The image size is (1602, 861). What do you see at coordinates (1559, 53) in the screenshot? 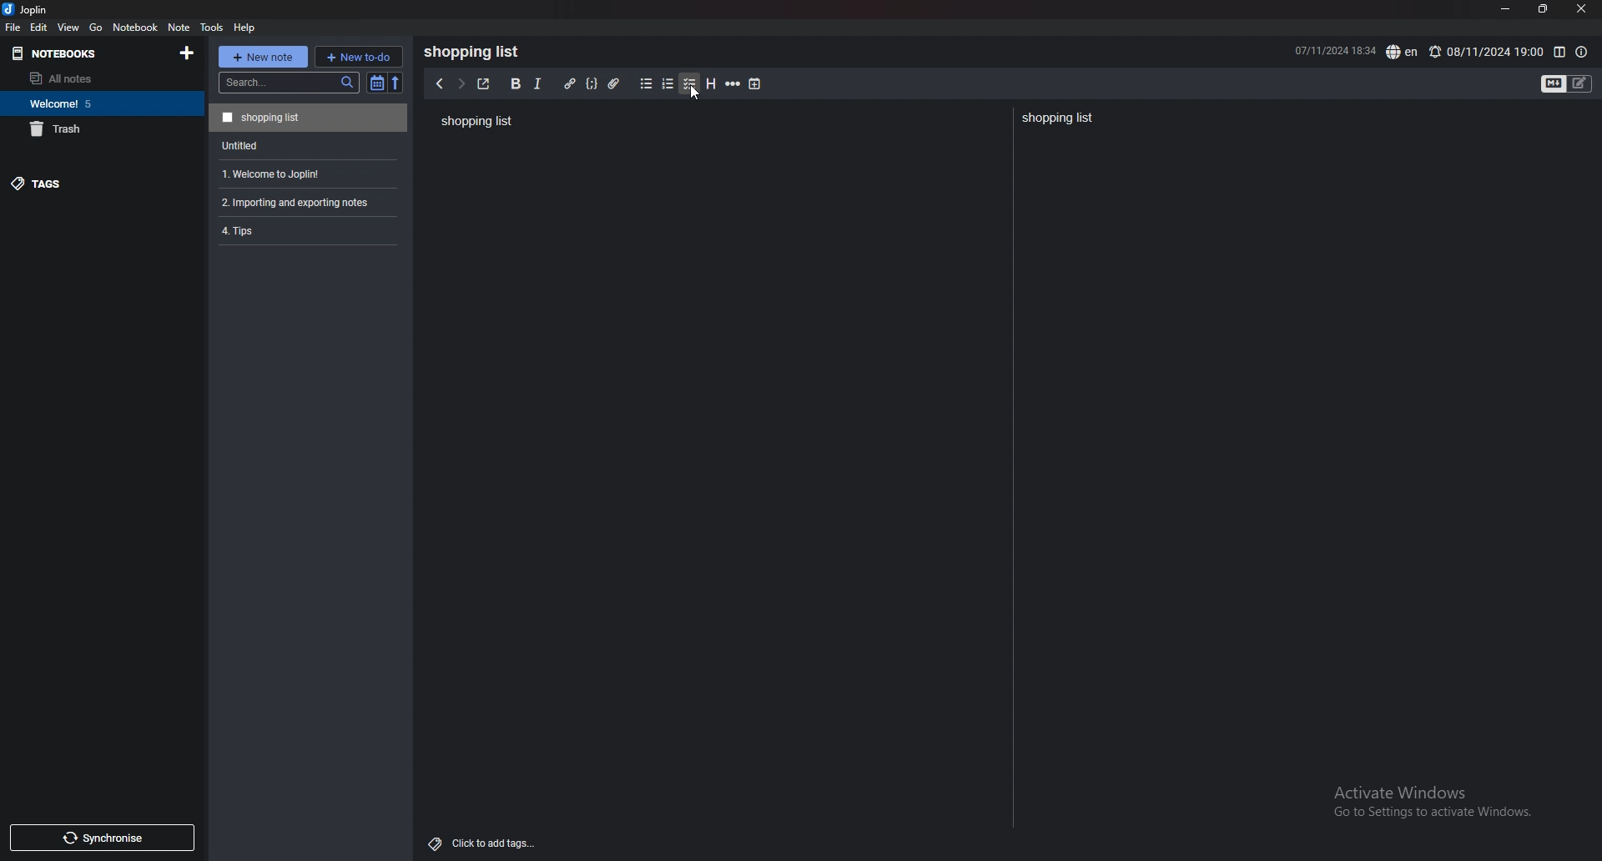
I see `toggle editor layout` at bounding box center [1559, 53].